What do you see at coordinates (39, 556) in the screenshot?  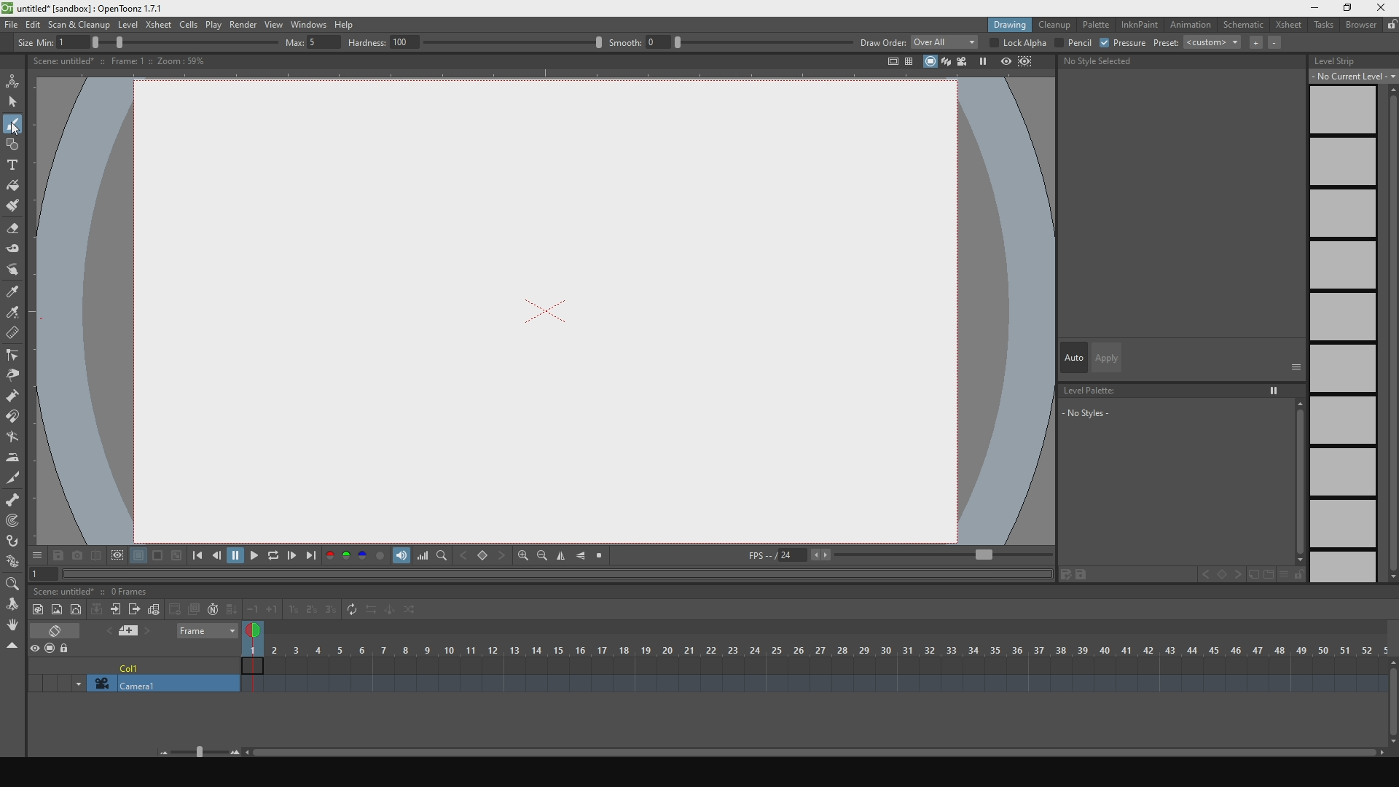 I see `options` at bounding box center [39, 556].